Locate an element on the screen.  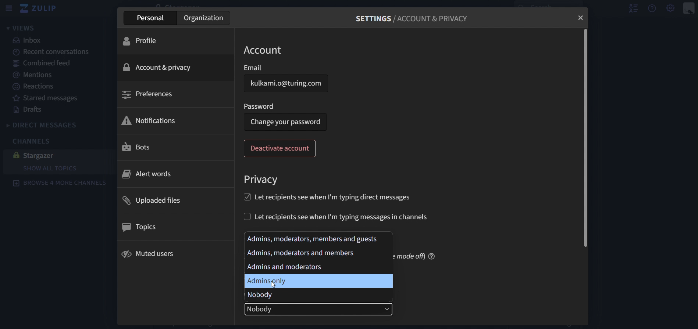
scroll bar is located at coordinates (586, 138).